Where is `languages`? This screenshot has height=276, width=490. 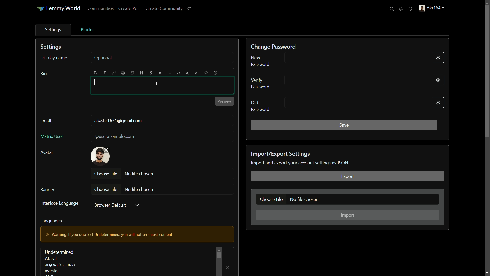
languages is located at coordinates (51, 221).